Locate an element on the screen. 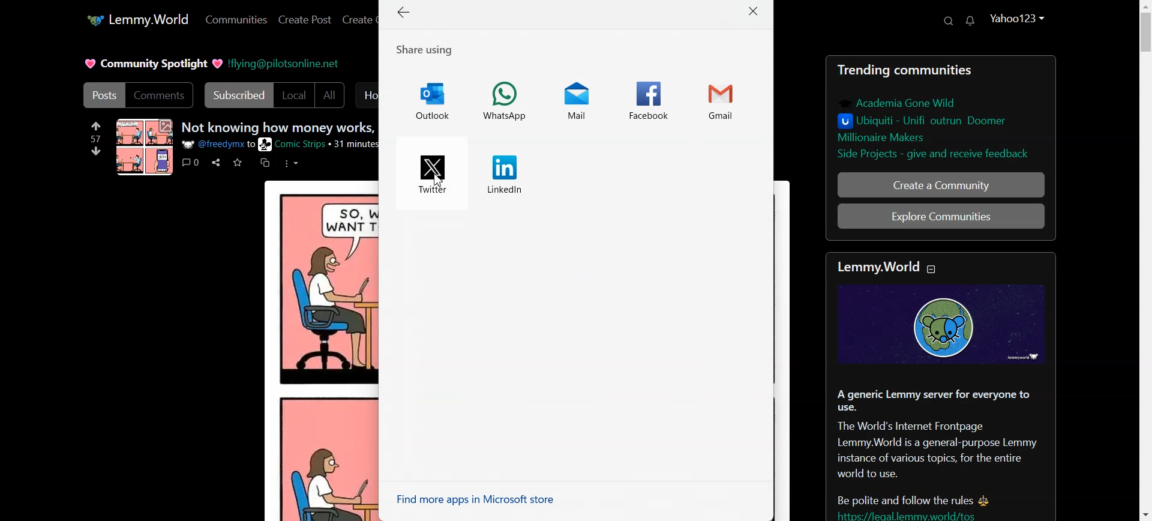 This screenshot has width=1152, height=521. Create Post is located at coordinates (305, 19).